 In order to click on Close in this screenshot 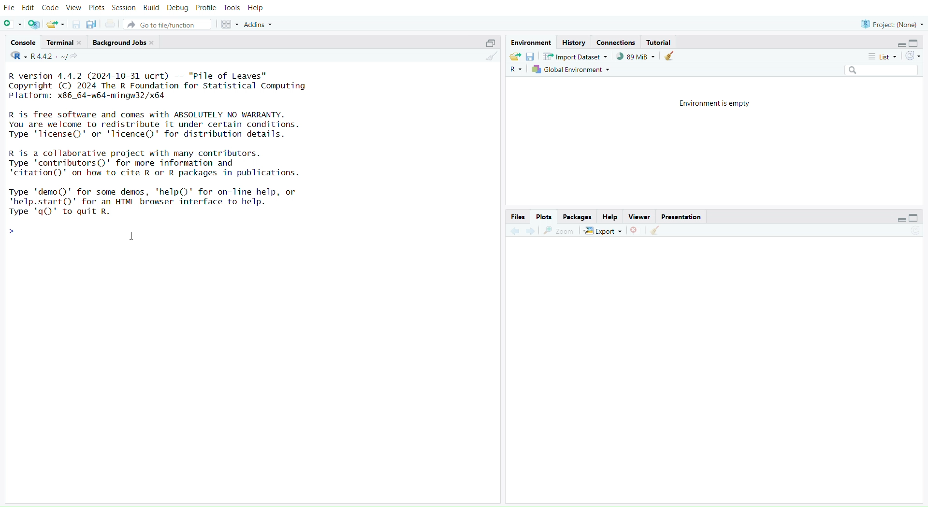, I will do `click(635, 230)`.